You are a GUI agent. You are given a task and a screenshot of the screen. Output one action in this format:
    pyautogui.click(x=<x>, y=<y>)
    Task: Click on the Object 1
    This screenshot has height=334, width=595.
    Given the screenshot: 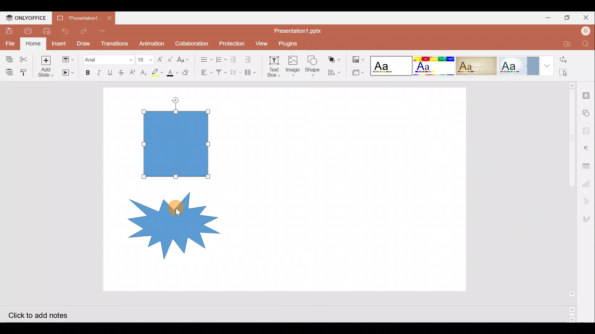 What is the action you would take?
    pyautogui.click(x=180, y=143)
    